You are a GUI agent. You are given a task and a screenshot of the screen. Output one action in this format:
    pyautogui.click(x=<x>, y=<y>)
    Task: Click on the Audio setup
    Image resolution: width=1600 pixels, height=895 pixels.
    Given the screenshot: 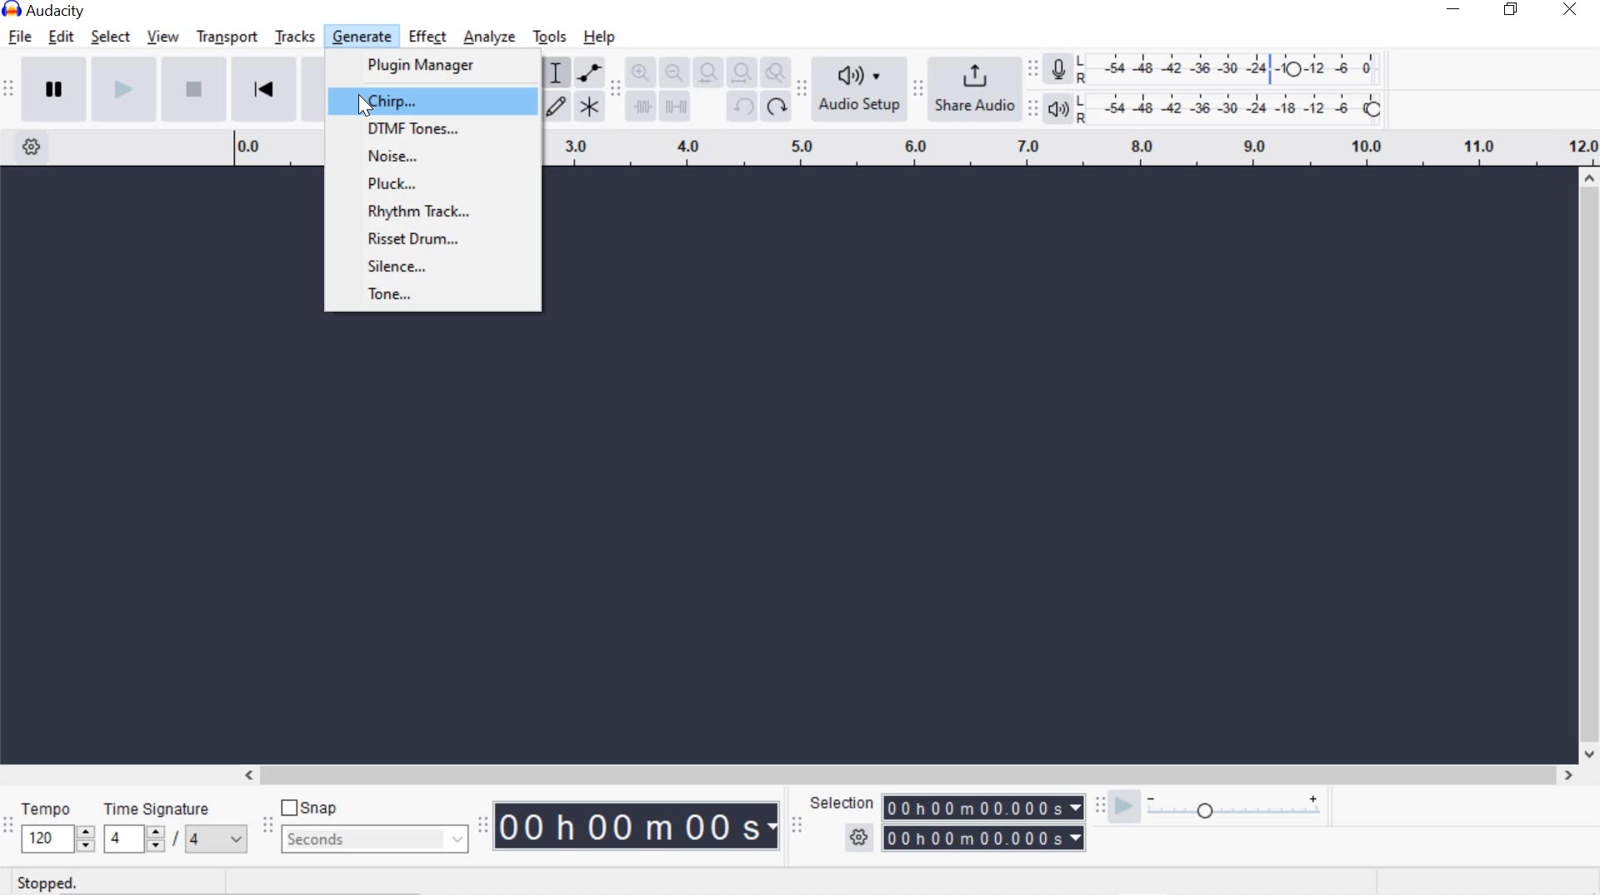 What is the action you would take?
    pyautogui.click(x=861, y=87)
    